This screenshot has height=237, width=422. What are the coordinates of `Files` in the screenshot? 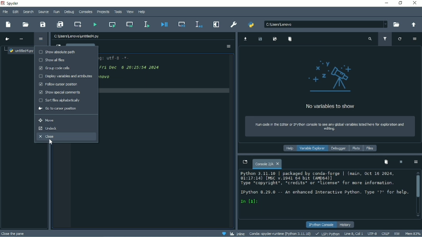 It's located at (370, 148).